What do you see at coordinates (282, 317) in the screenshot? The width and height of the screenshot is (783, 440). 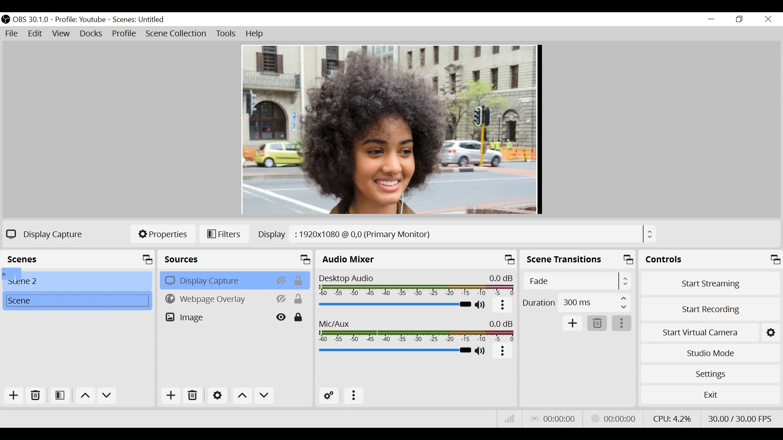 I see `Hide/Display` at bounding box center [282, 317].